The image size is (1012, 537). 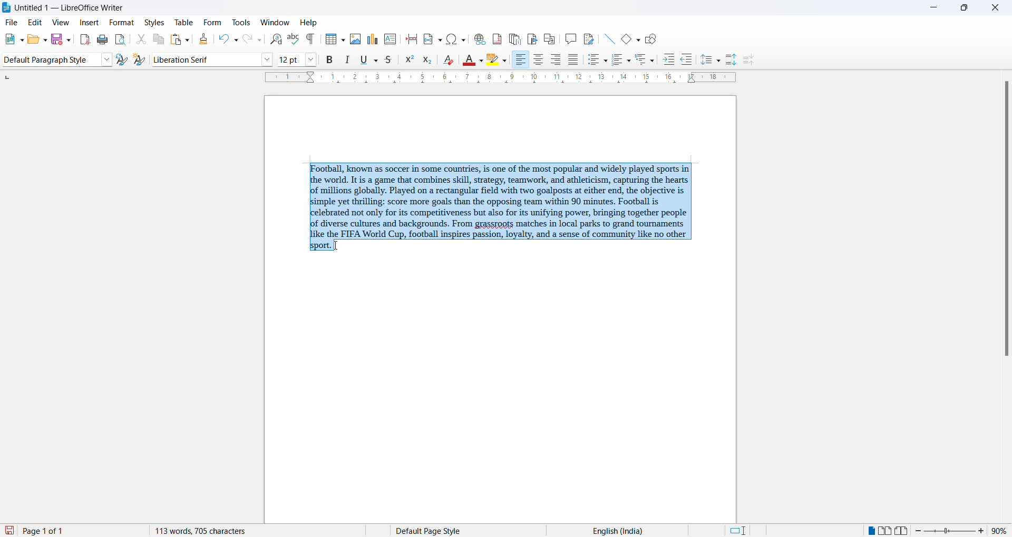 What do you see at coordinates (239, 22) in the screenshot?
I see `tools` at bounding box center [239, 22].